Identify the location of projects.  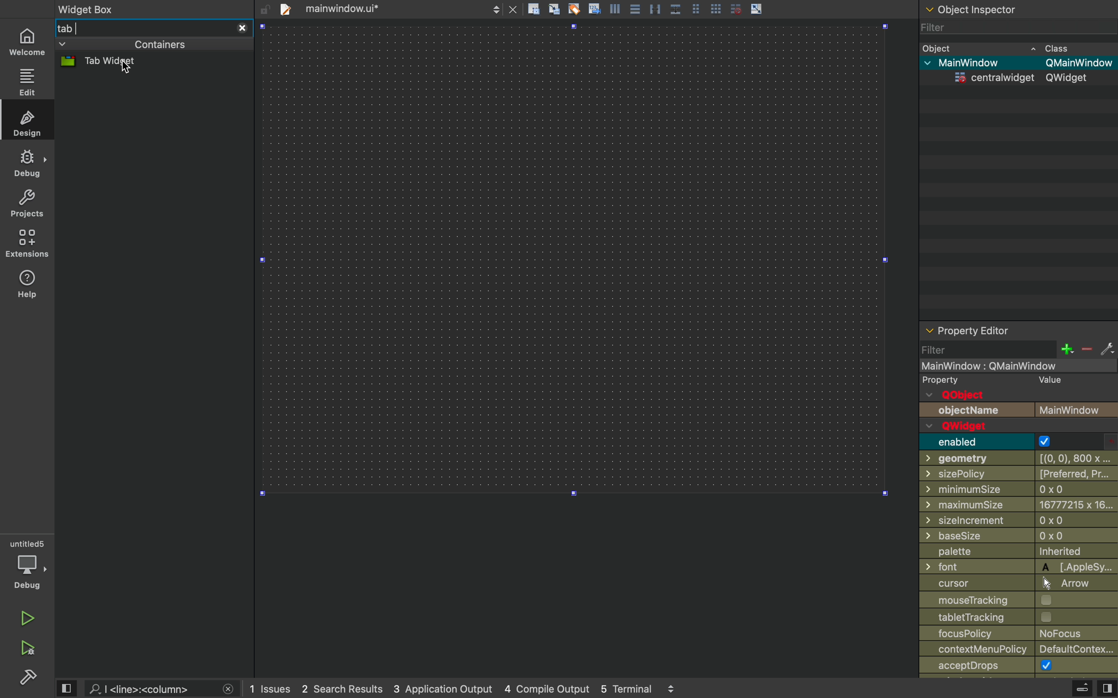
(29, 204).